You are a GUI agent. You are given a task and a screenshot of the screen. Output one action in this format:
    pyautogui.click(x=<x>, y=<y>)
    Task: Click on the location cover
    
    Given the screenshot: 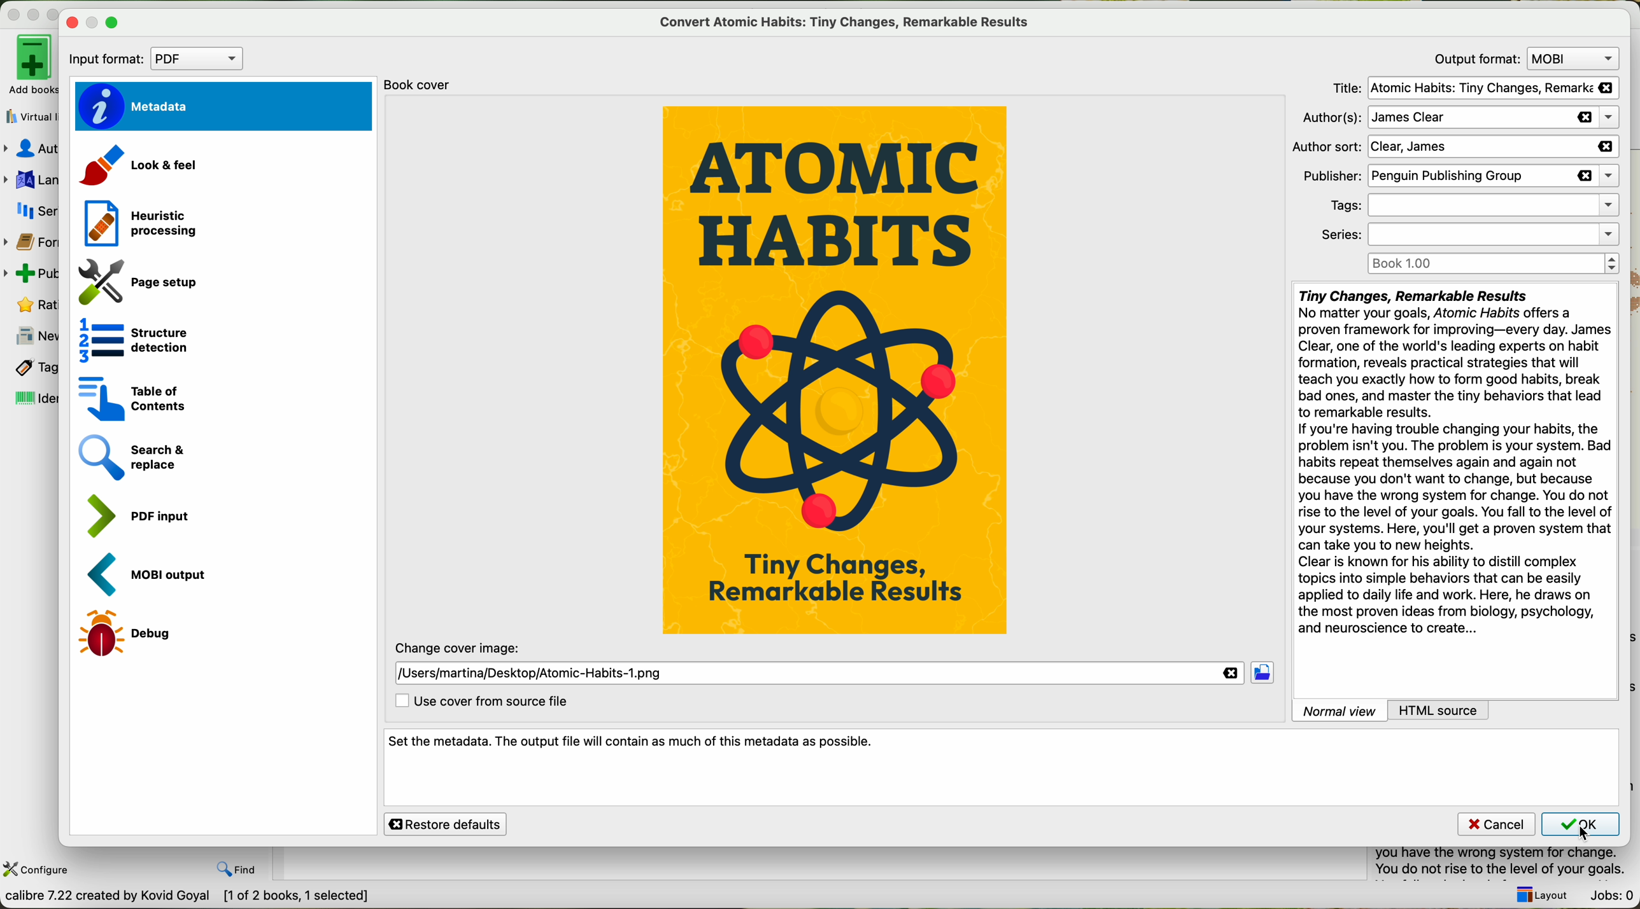 What is the action you would take?
    pyautogui.click(x=532, y=672)
    